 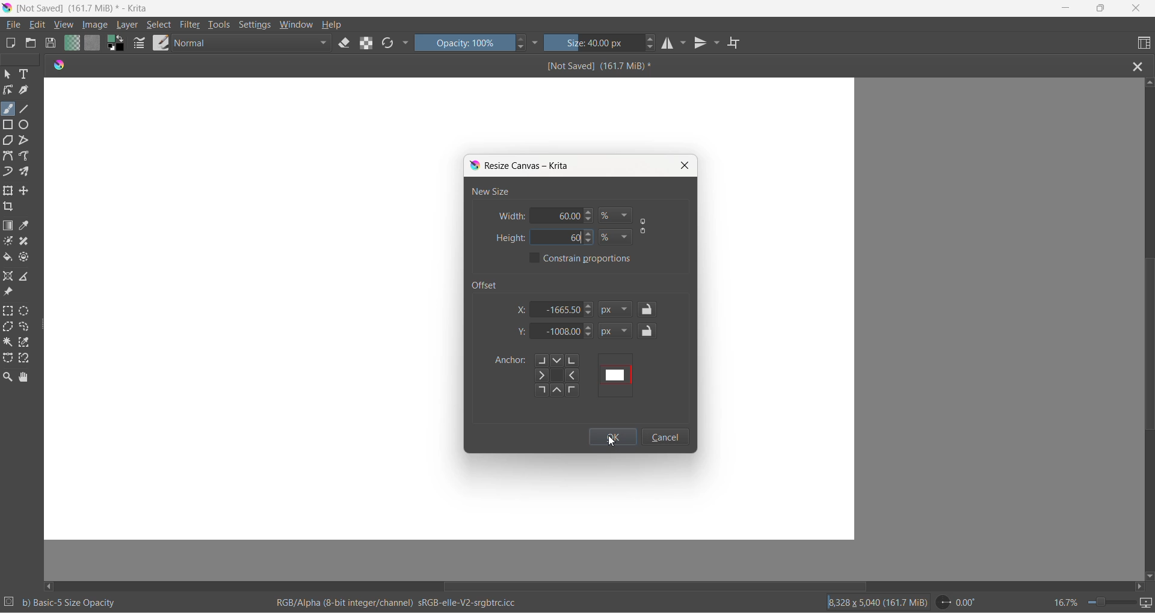 What do you see at coordinates (161, 43) in the screenshot?
I see `brush presets` at bounding box center [161, 43].